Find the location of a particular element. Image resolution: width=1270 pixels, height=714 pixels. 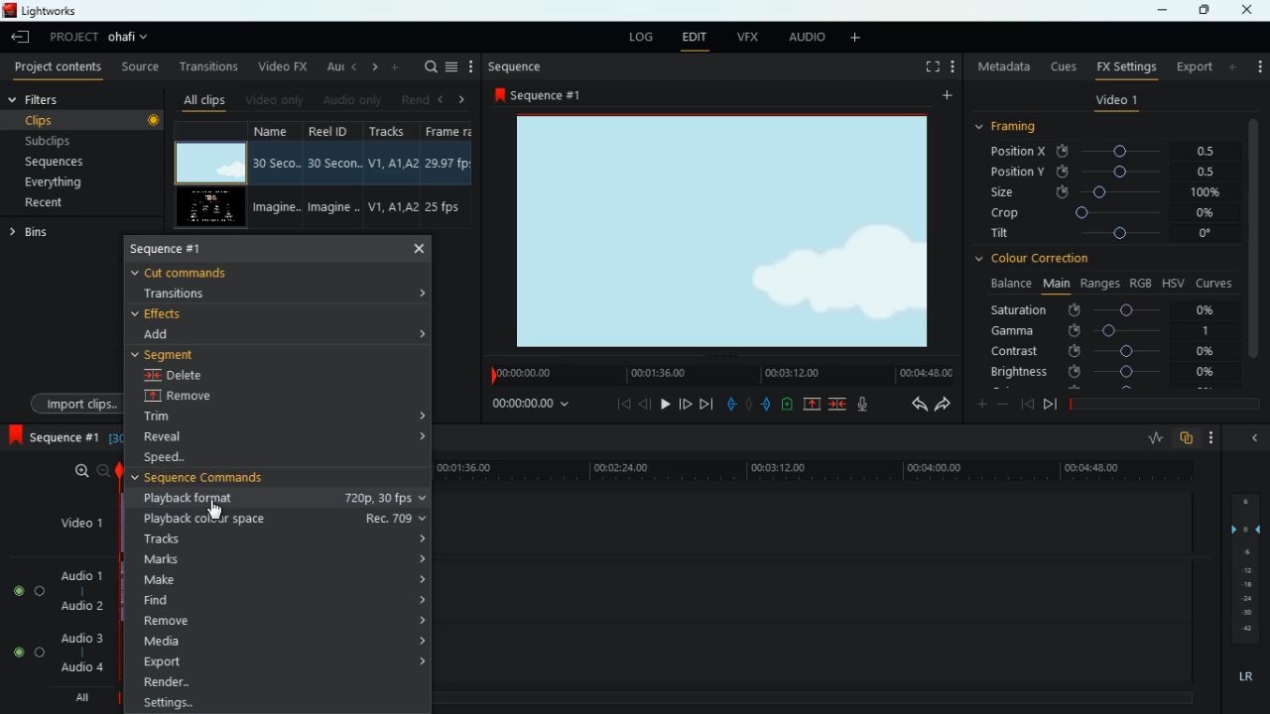

marks is located at coordinates (285, 559).